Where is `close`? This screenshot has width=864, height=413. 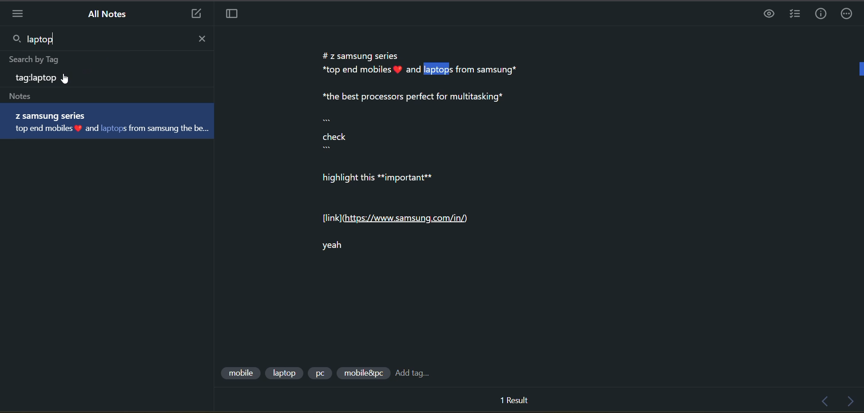
close is located at coordinates (201, 40).